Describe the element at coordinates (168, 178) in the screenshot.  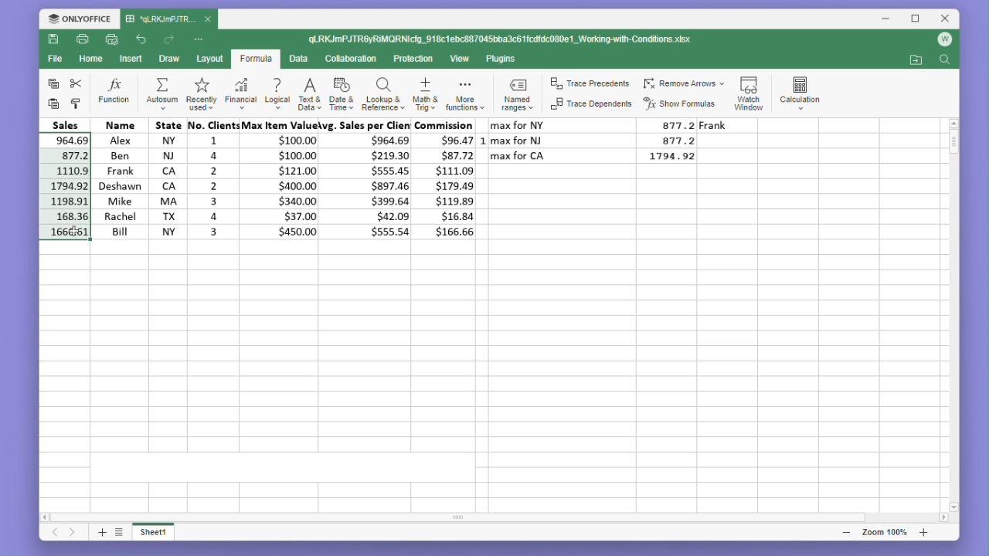
I see `State` at that location.